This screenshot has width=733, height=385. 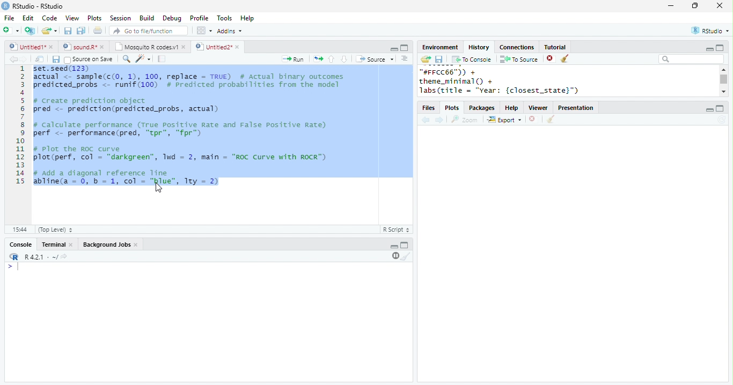 I want to click on Untitled 2, so click(x=213, y=46).